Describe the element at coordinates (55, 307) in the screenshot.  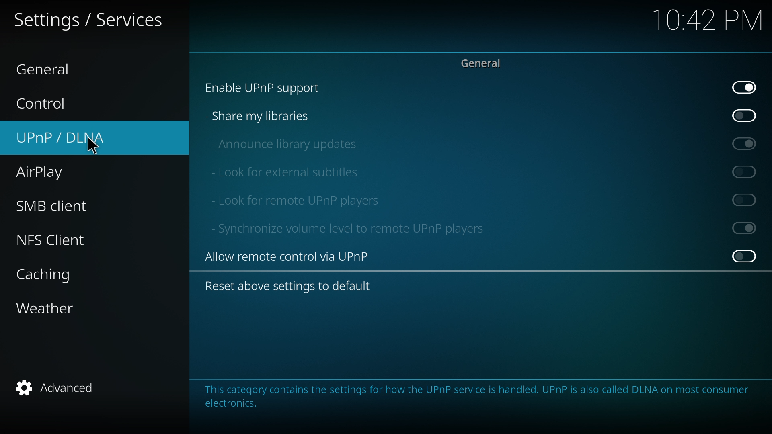
I see `weather` at that location.